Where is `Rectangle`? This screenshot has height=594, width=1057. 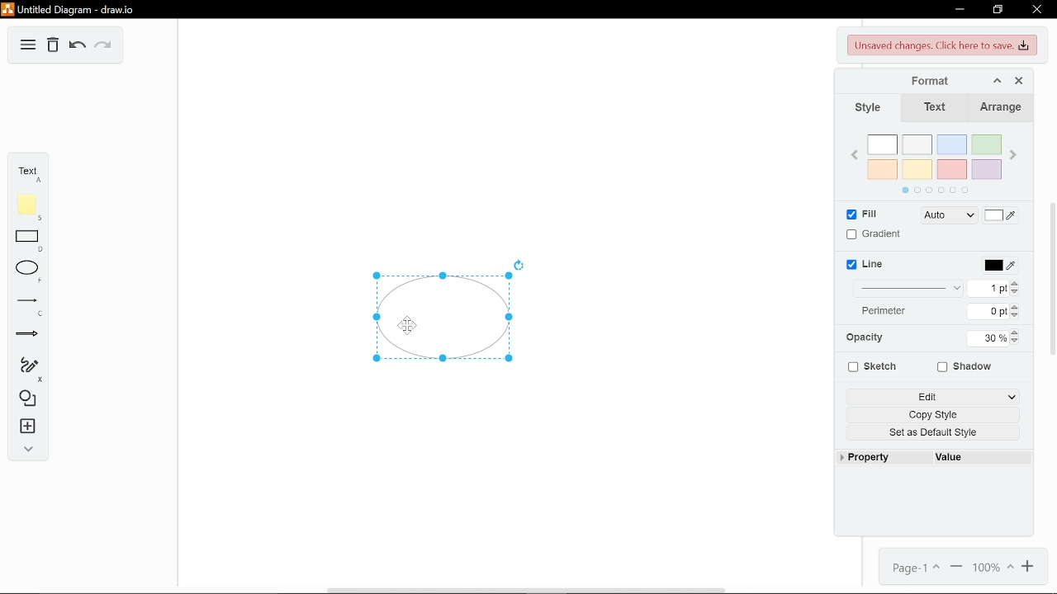 Rectangle is located at coordinates (28, 238).